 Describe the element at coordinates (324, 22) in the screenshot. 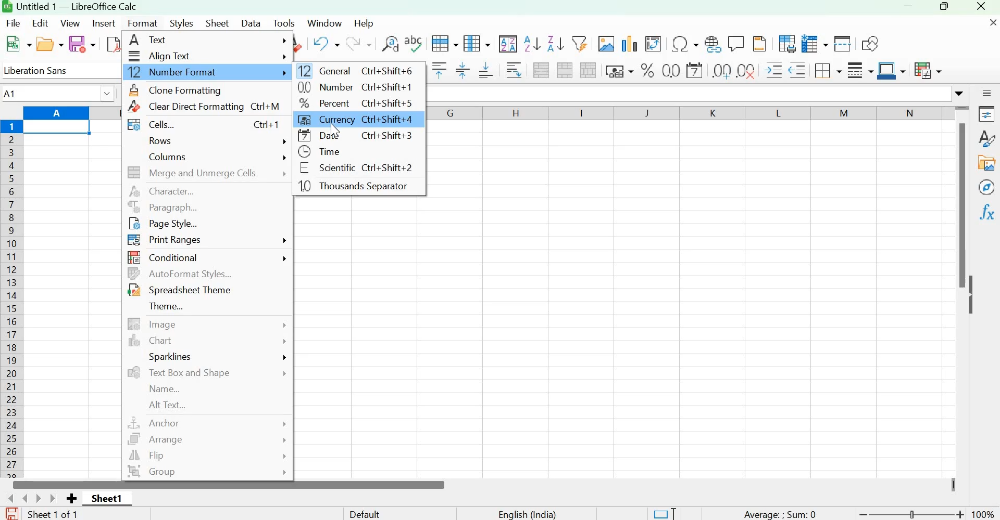

I see `Window` at that location.